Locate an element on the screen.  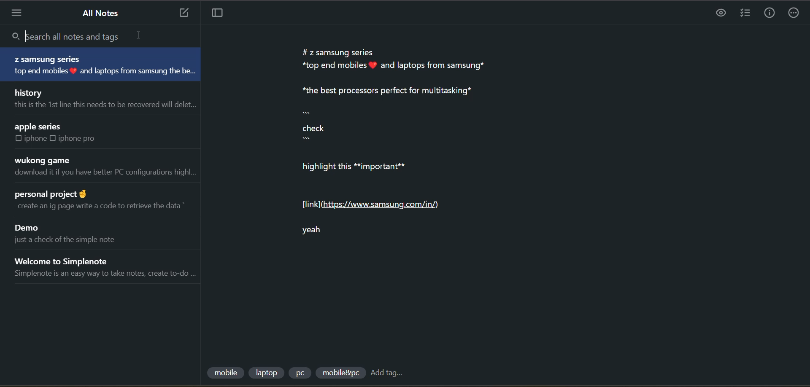
Z samsung series is located at coordinates (47, 58).